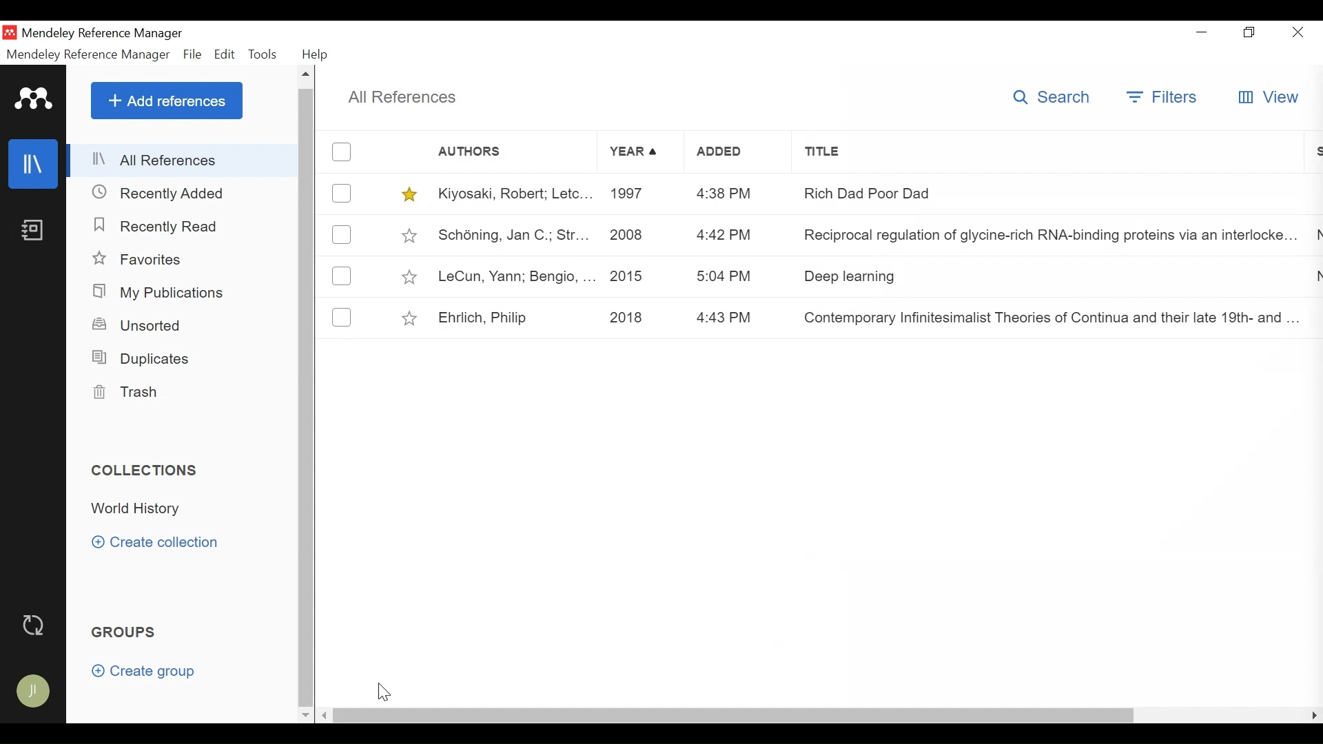 The height and width of the screenshot is (744, 1323). What do you see at coordinates (402, 97) in the screenshot?
I see `All References` at bounding box center [402, 97].